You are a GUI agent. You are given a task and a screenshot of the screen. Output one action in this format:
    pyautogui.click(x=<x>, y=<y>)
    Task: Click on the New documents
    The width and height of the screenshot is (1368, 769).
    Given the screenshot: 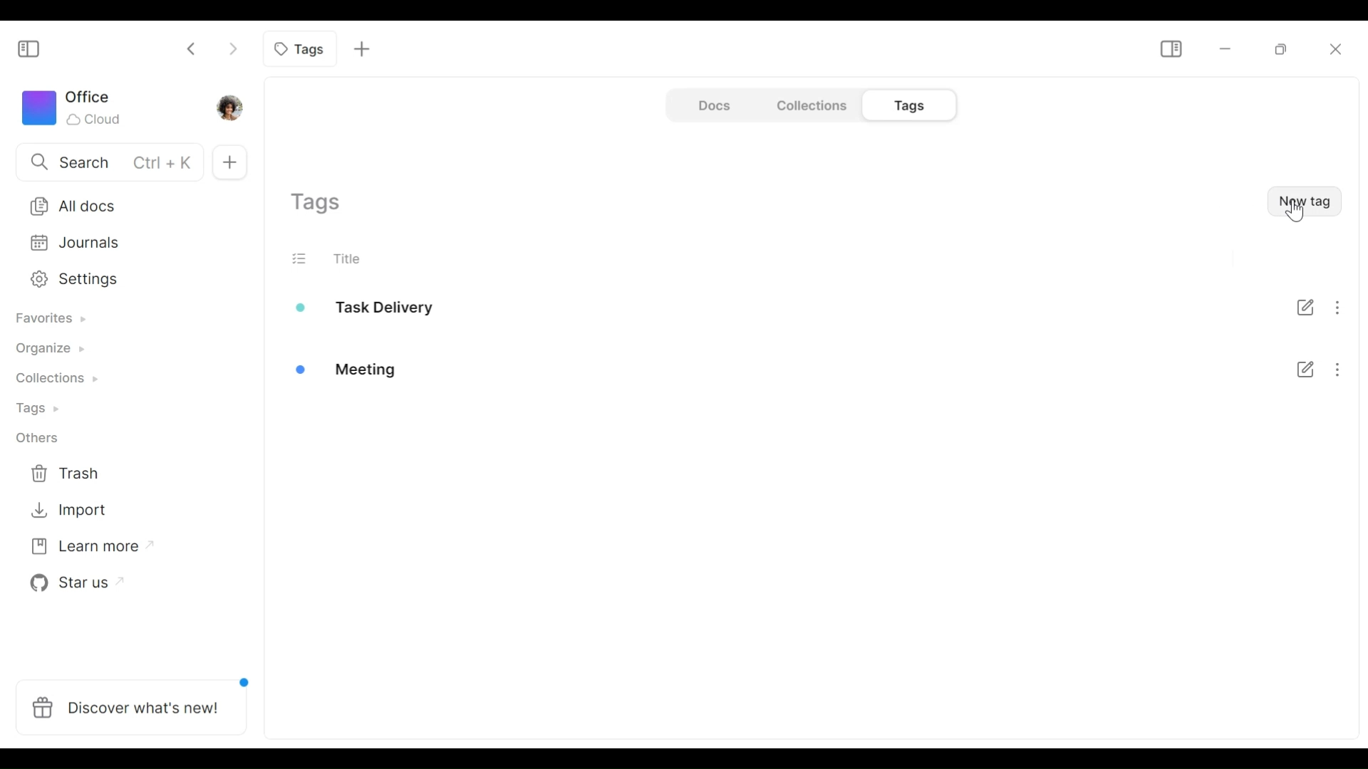 What is the action you would take?
    pyautogui.click(x=229, y=158)
    